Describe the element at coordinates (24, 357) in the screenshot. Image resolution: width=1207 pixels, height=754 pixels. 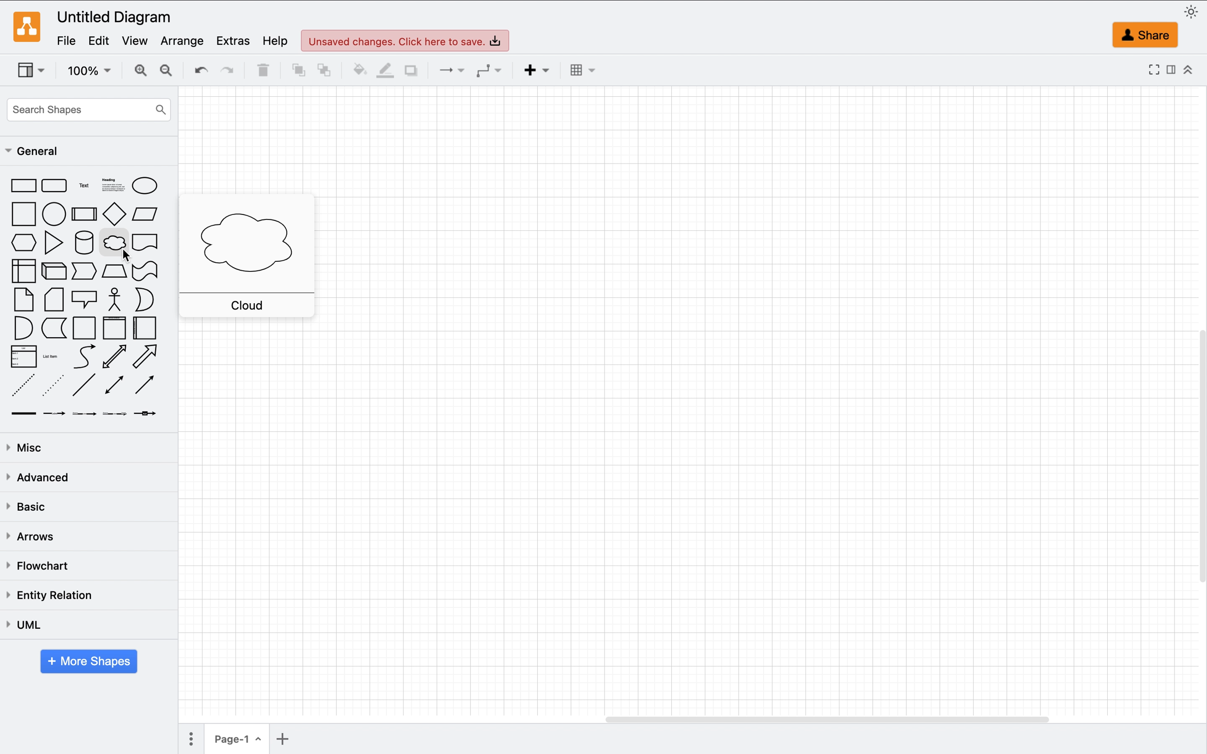
I see `list` at that location.